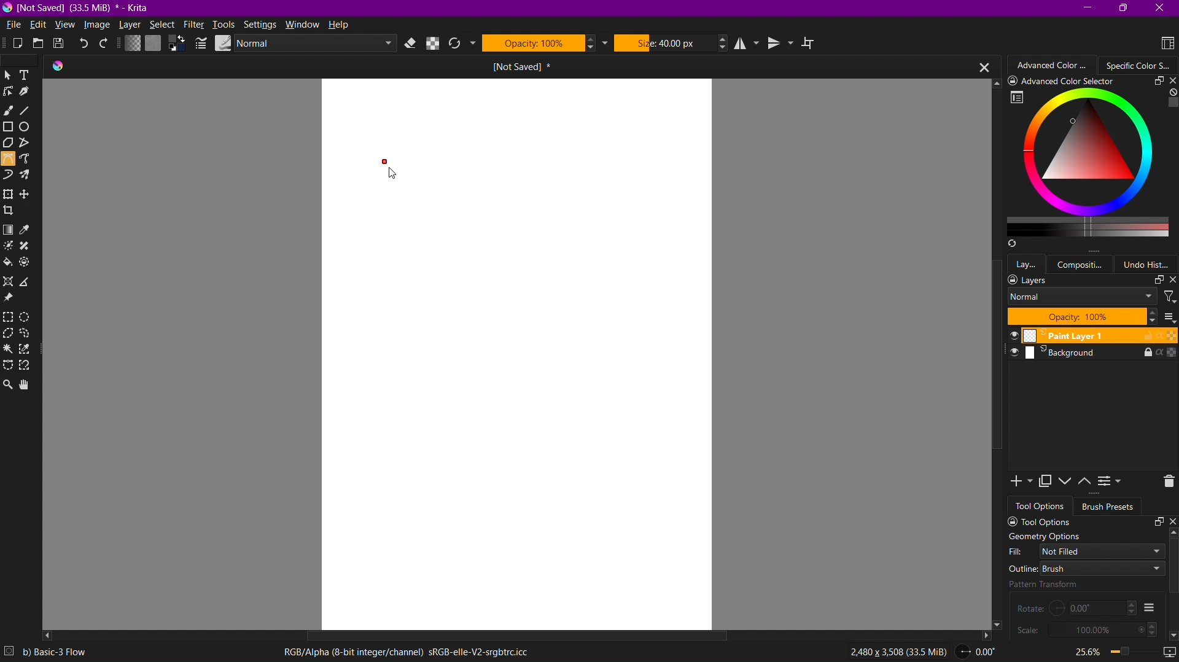  What do you see at coordinates (10, 299) in the screenshot?
I see `Reference Images Tool` at bounding box center [10, 299].